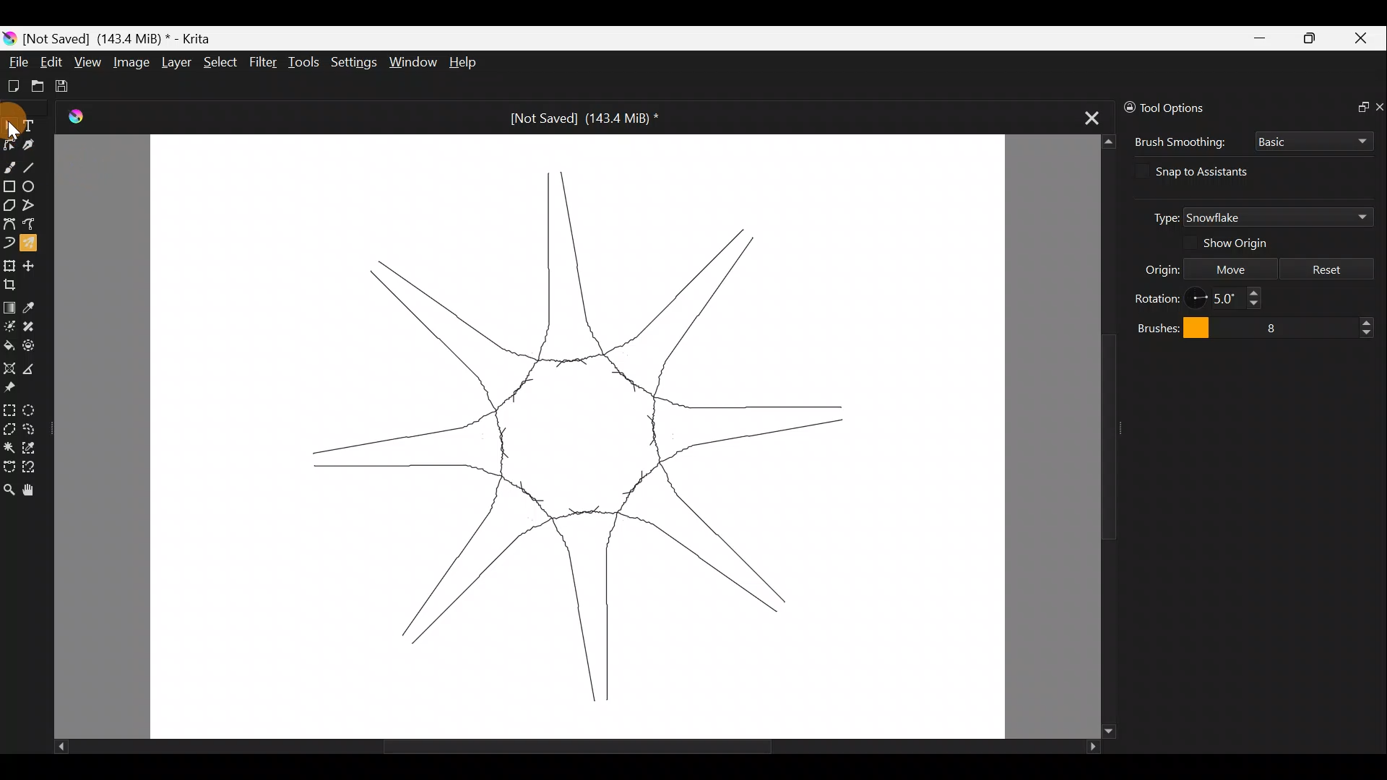  What do you see at coordinates (35, 142) in the screenshot?
I see `Calligraphy` at bounding box center [35, 142].